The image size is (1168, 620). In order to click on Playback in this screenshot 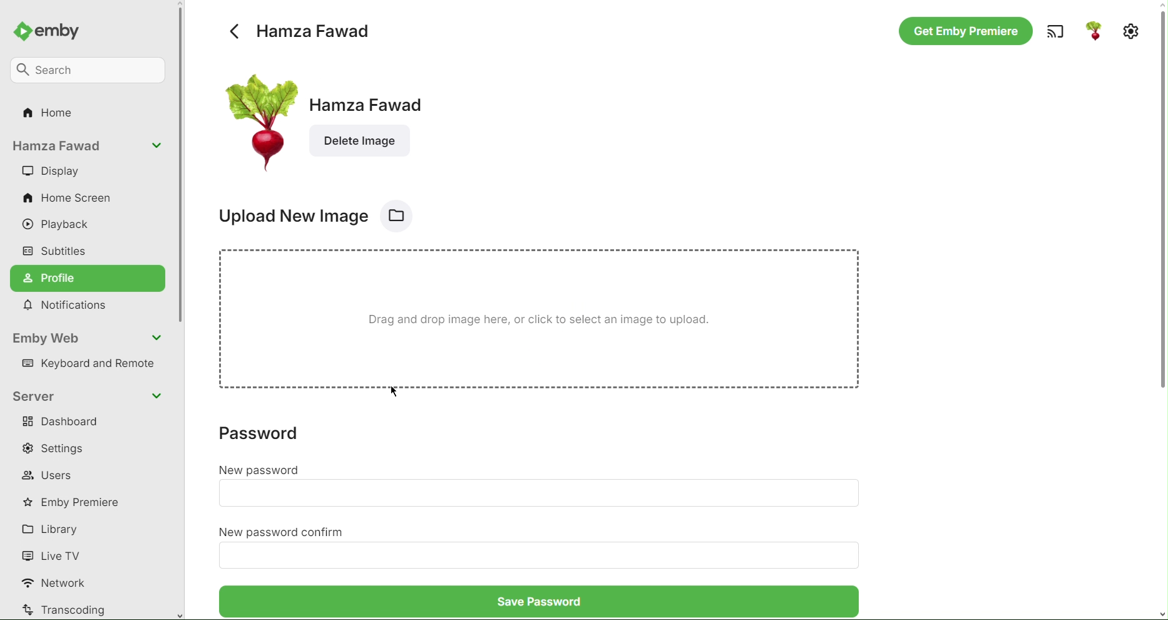, I will do `click(63, 225)`.